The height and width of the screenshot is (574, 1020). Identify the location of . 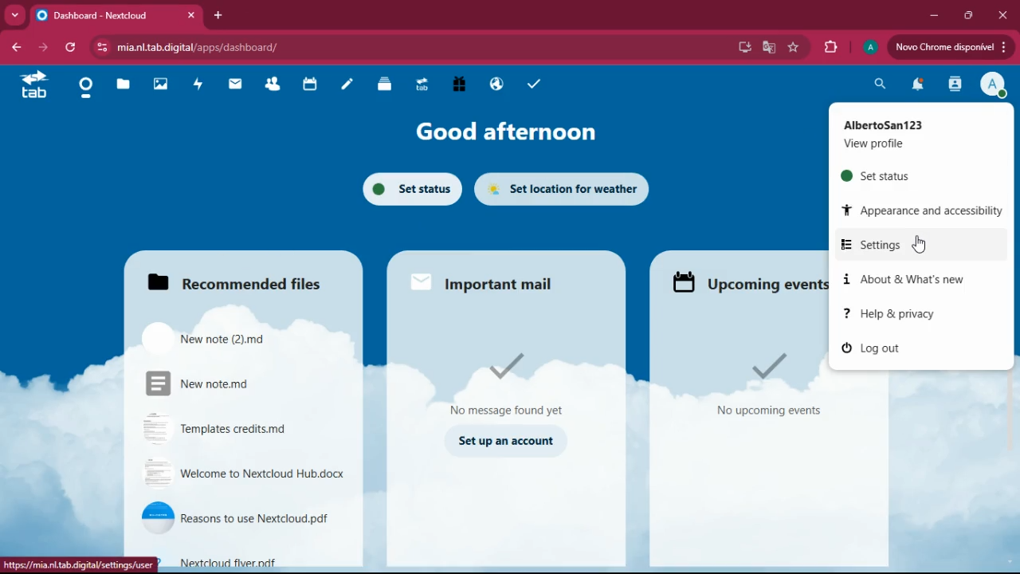
(218, 15).